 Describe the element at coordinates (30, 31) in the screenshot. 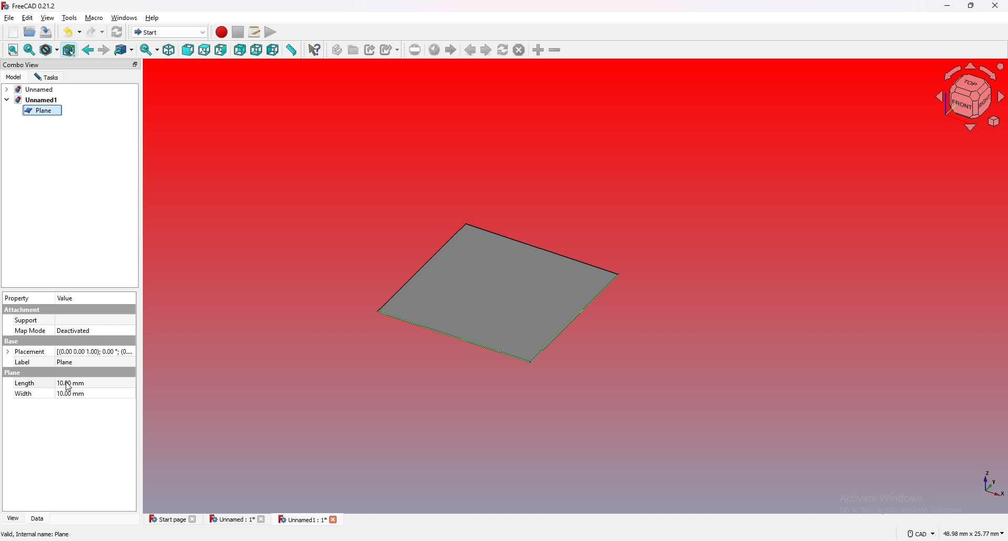

I see `open` at that location.